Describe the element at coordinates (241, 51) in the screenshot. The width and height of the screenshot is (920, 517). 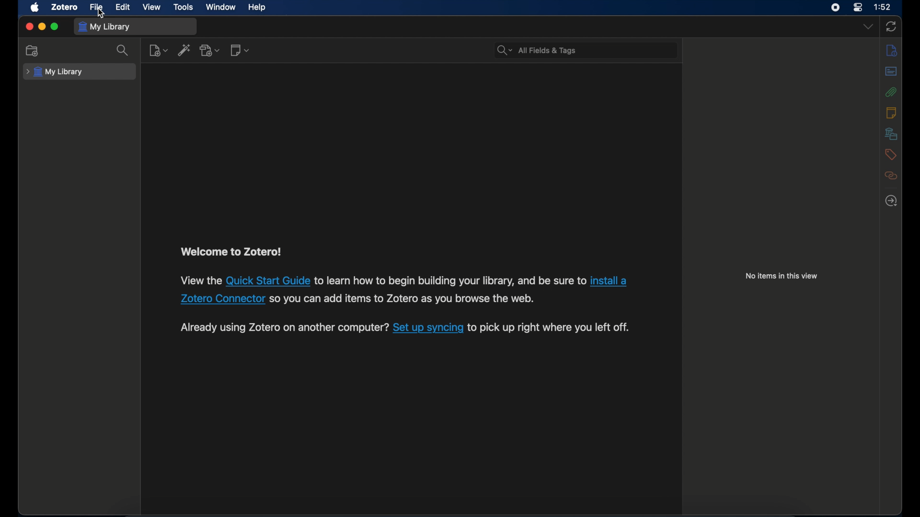
I see `new note` at that location.